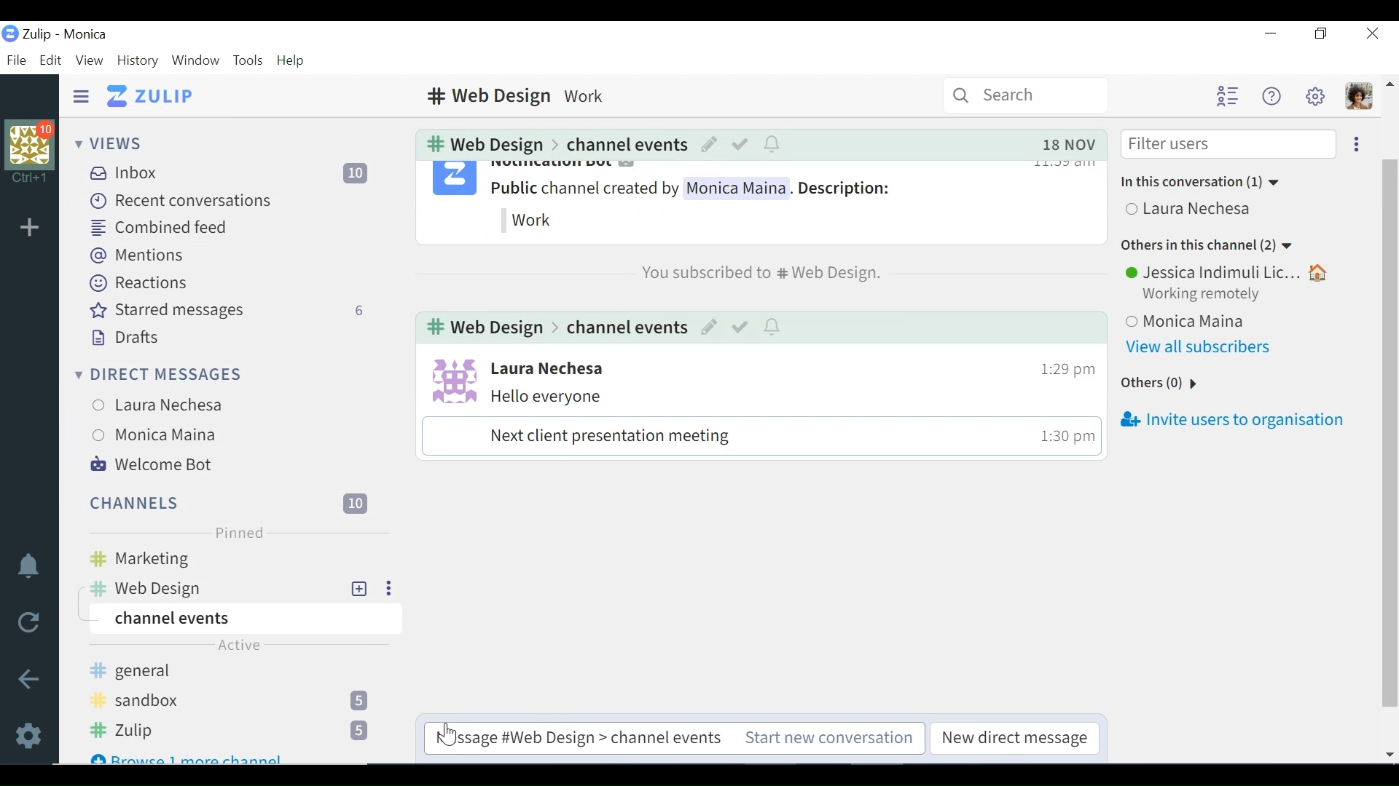 The height and width of the screenshot is (786, 1399). Describe the element at coordinates (758, 272) in the screenshot. I see `You subscribed to web design channel - notification` at that location.